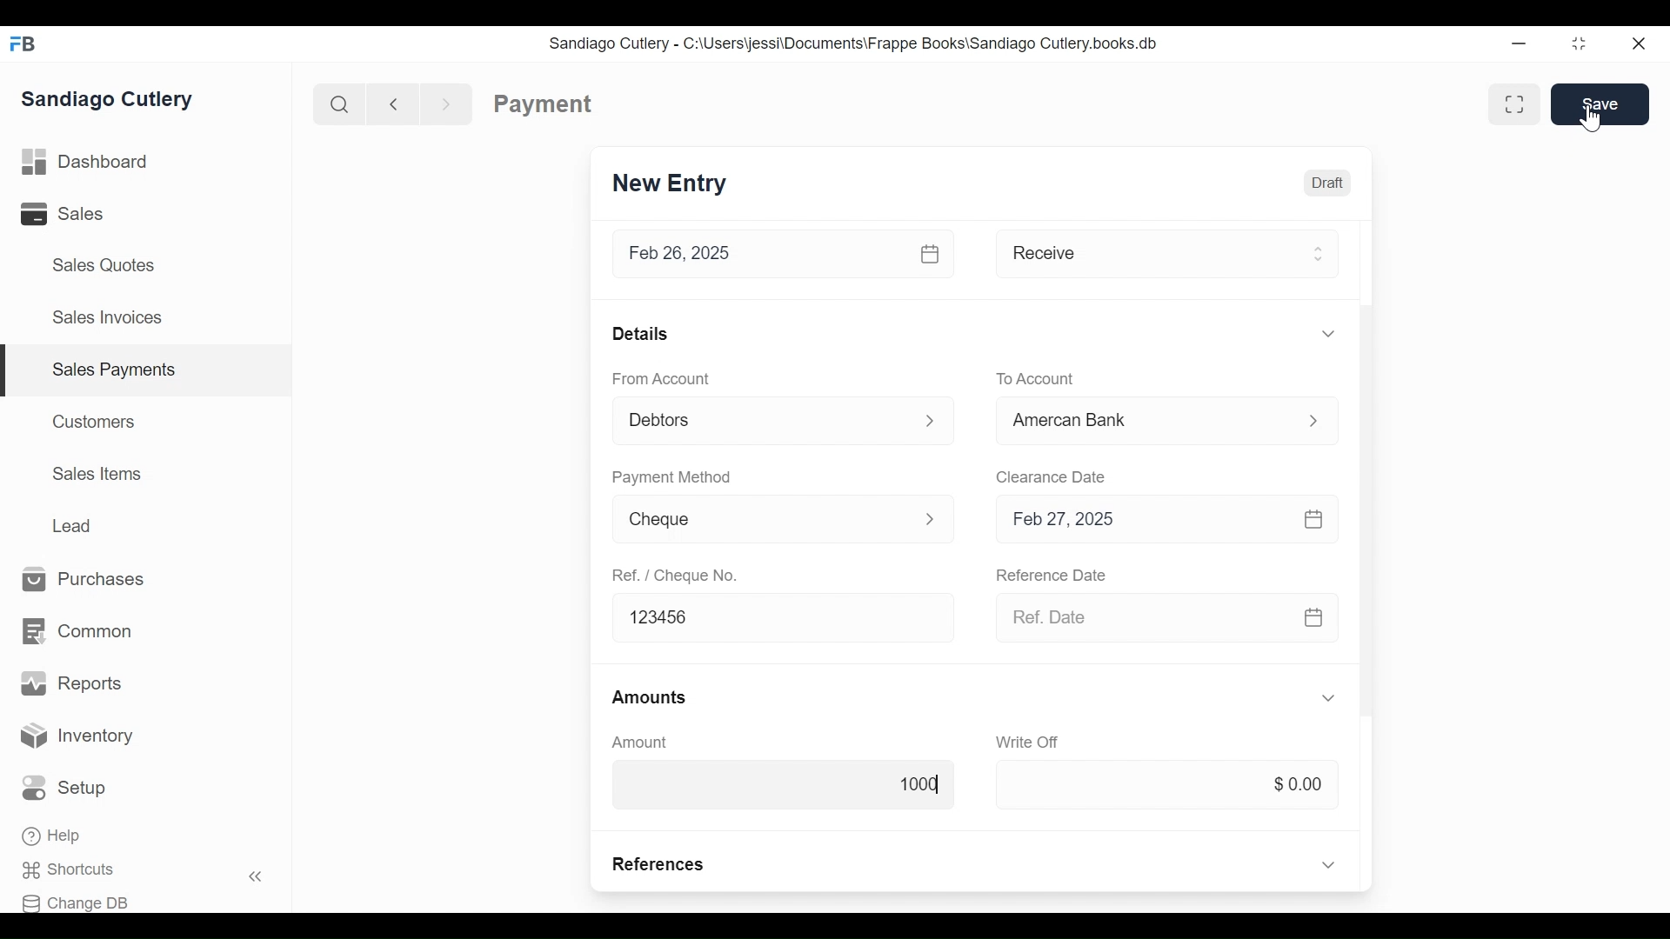 This screenshot has height=939, width=1670. Describe the element at coordinates (1520, 101) in the screenshot. I see `Toggle form and full width ` at that location.